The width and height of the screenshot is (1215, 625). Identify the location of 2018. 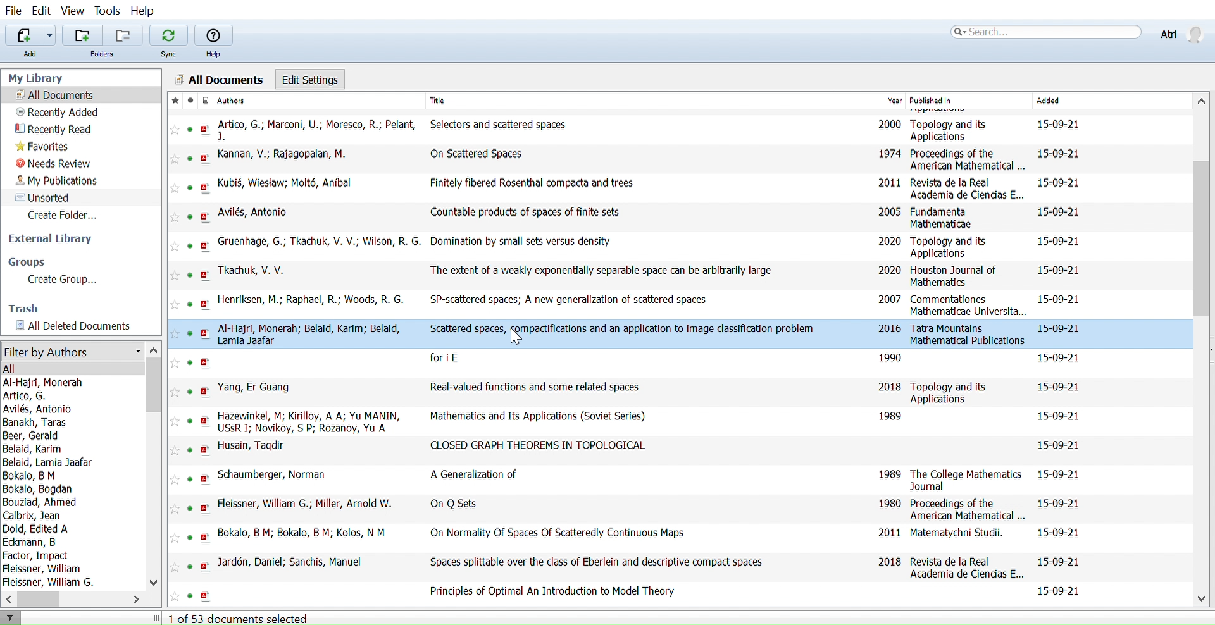
(888, 388).